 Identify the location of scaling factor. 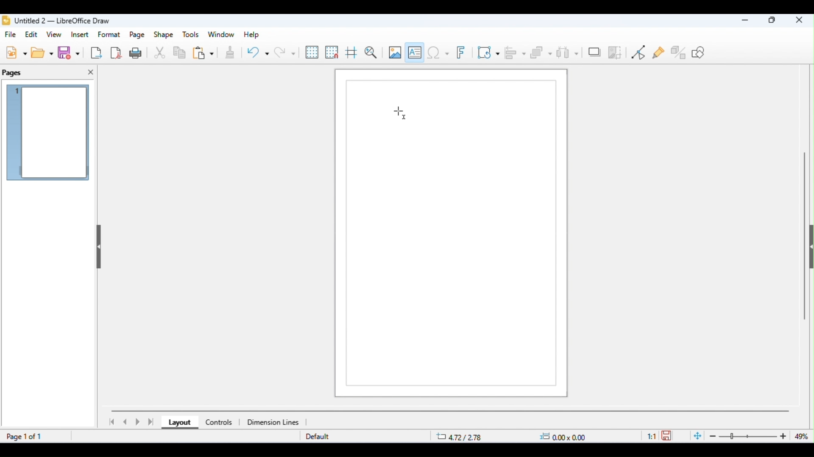
(652, 435).